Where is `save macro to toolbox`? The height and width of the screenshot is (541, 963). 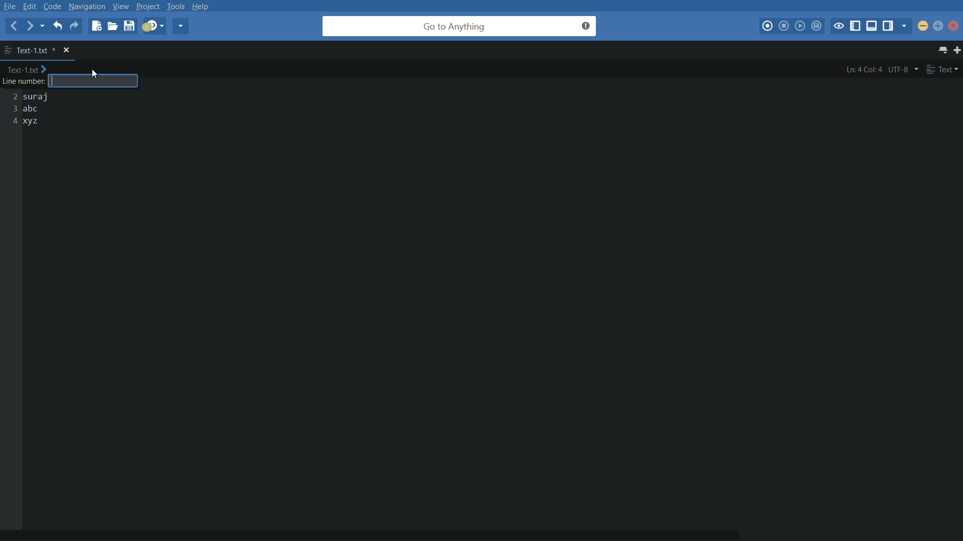 save macro to toolbox is located at coordinates (818, 27).